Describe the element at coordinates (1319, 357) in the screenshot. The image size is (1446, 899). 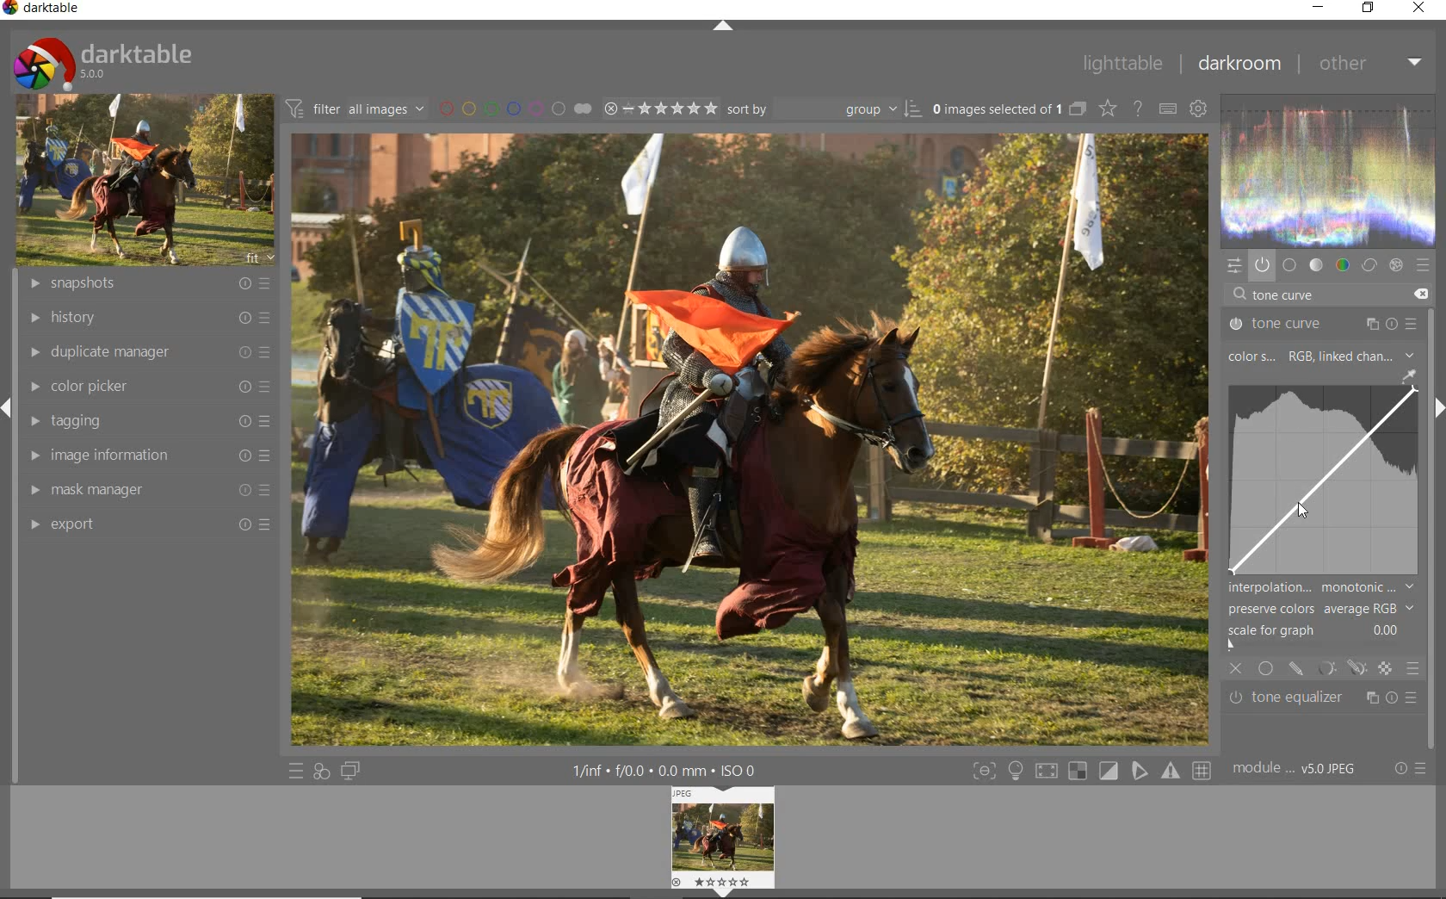
I see `color space` at that location.